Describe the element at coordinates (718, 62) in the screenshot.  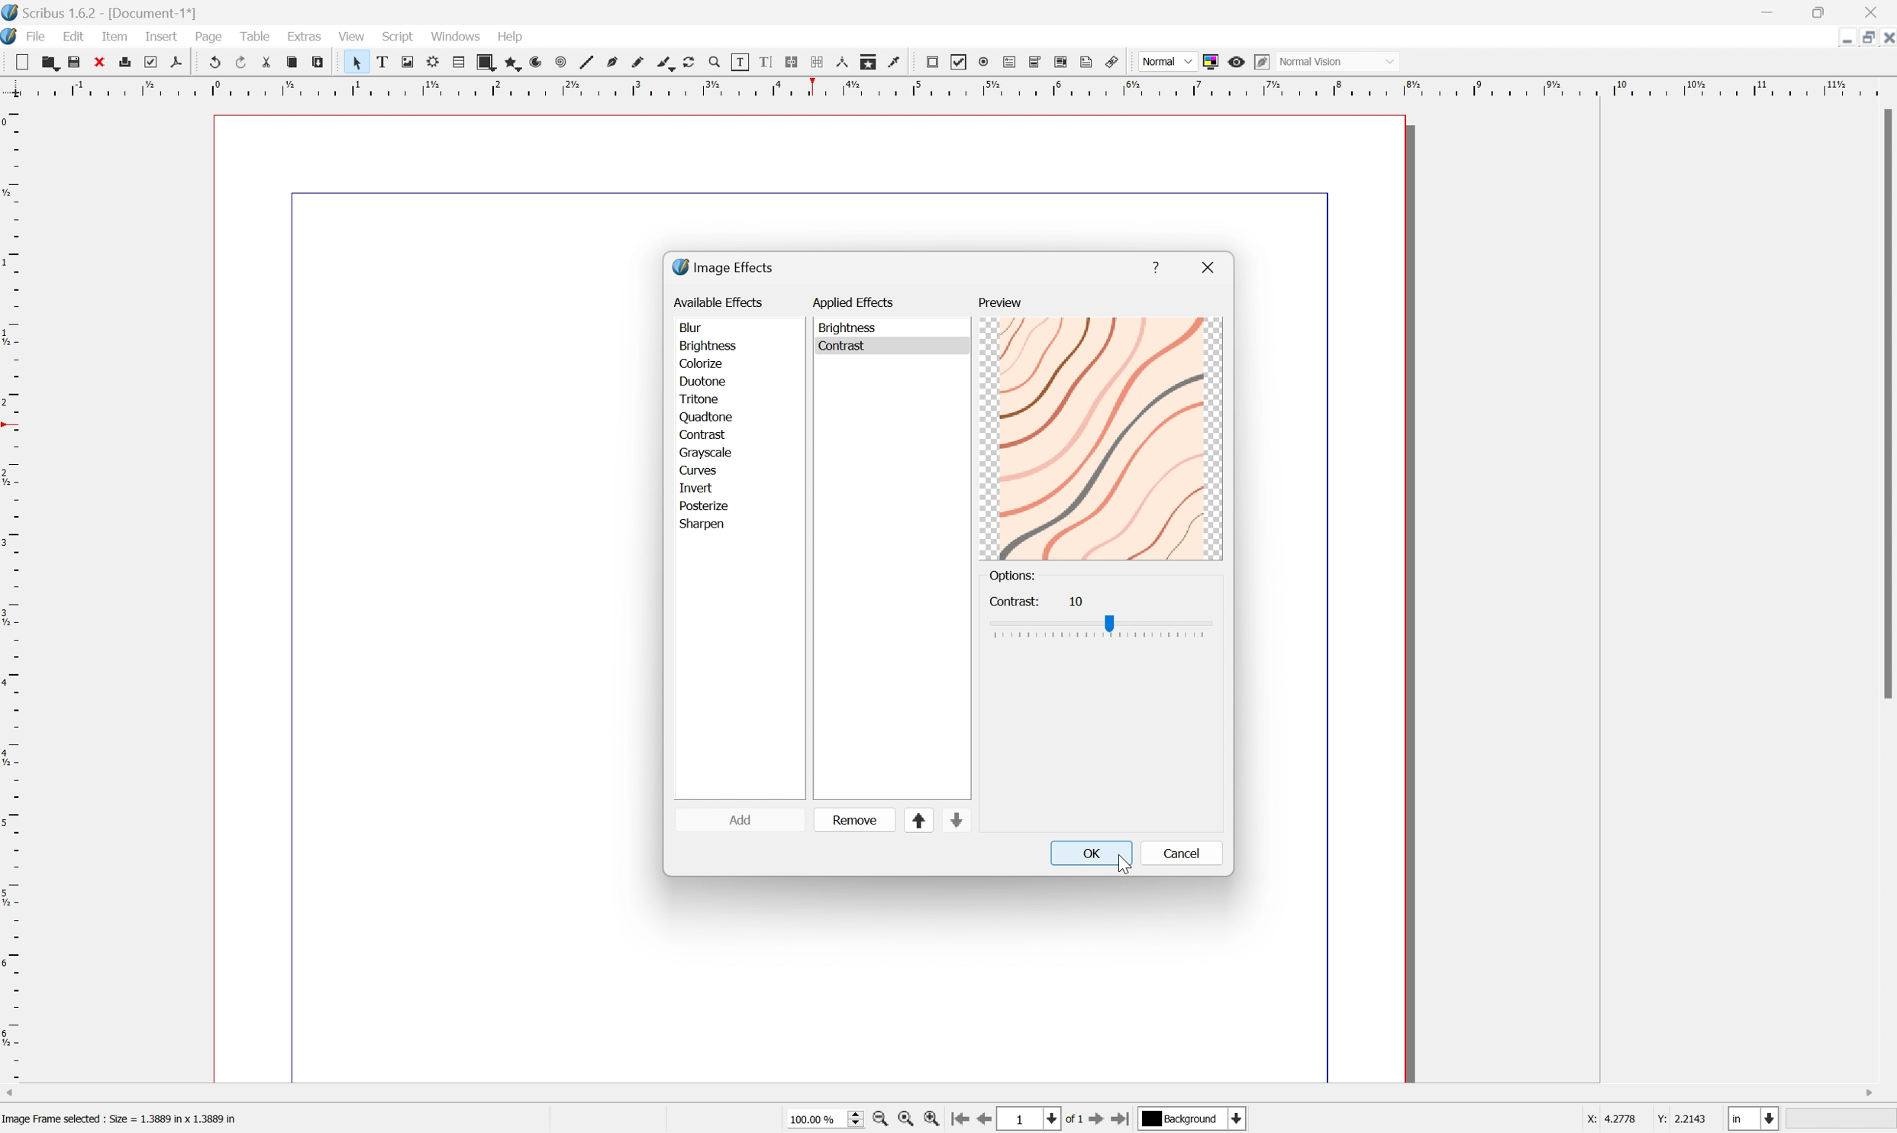
I see `Zoom in or out` at that location.